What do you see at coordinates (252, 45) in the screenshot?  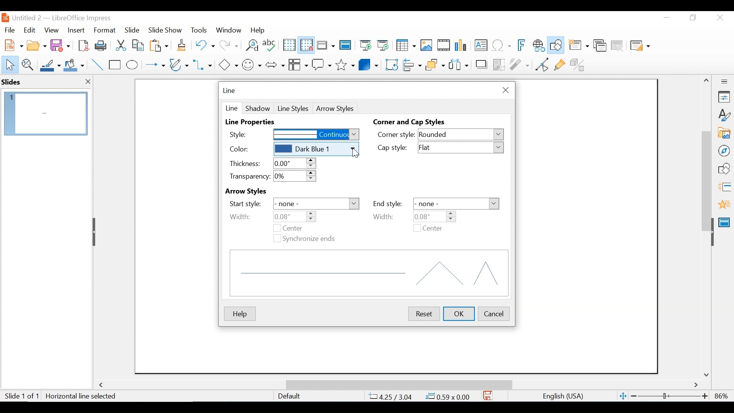 I see `Find and Replace` at bounding box center [252, 45].